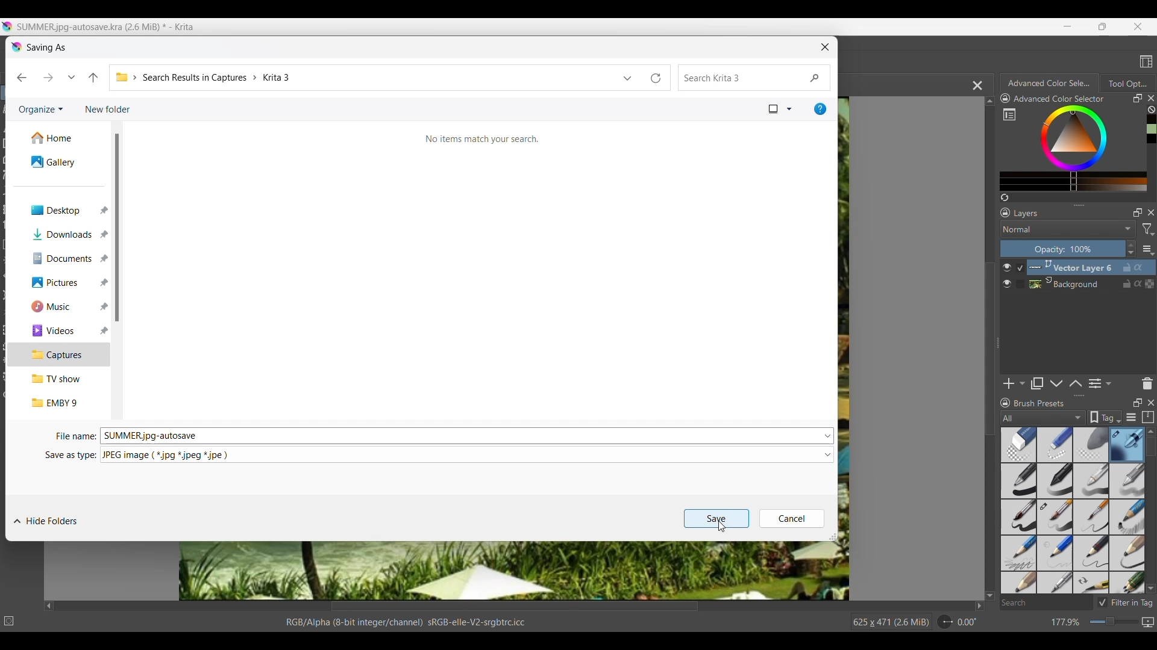 Image resolution: width=1157 pixels, height=650 pixels. Describe the element at coordinates (46, 48) in the screenshot. I see `Name of current window` at that location.